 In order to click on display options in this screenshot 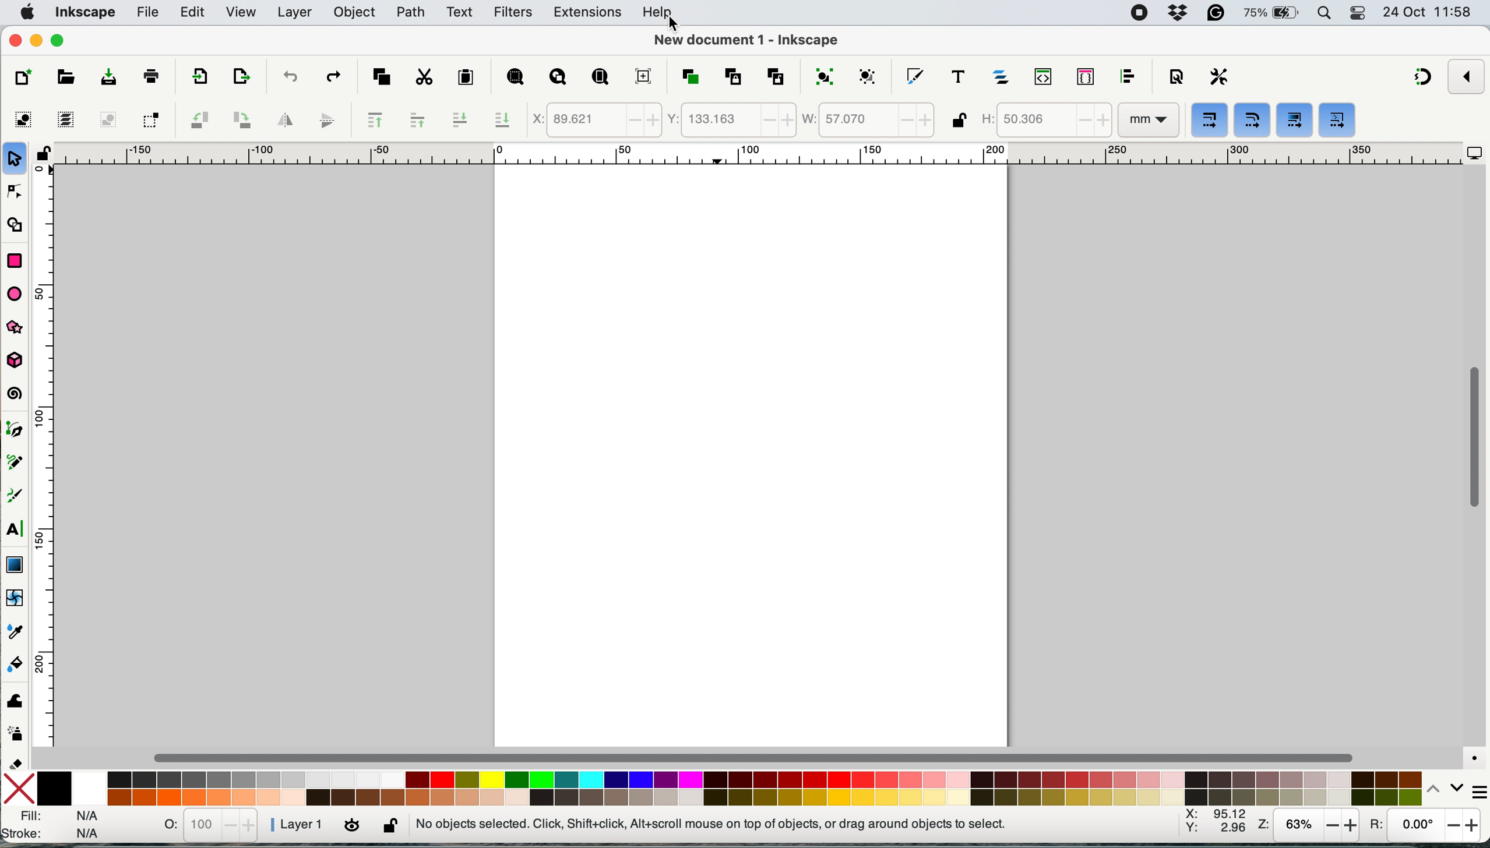, I will do `click(1474, 153)`.